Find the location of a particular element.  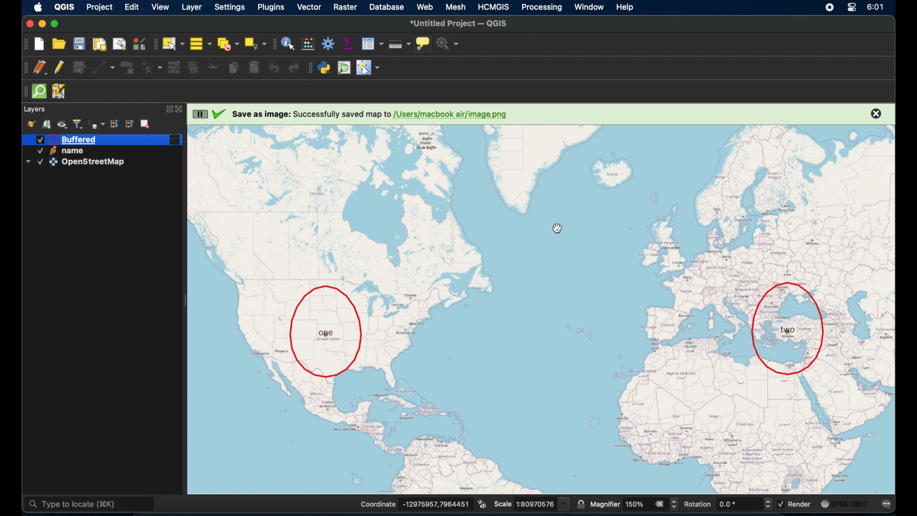

drag handle is located at coordinates (23, 91).